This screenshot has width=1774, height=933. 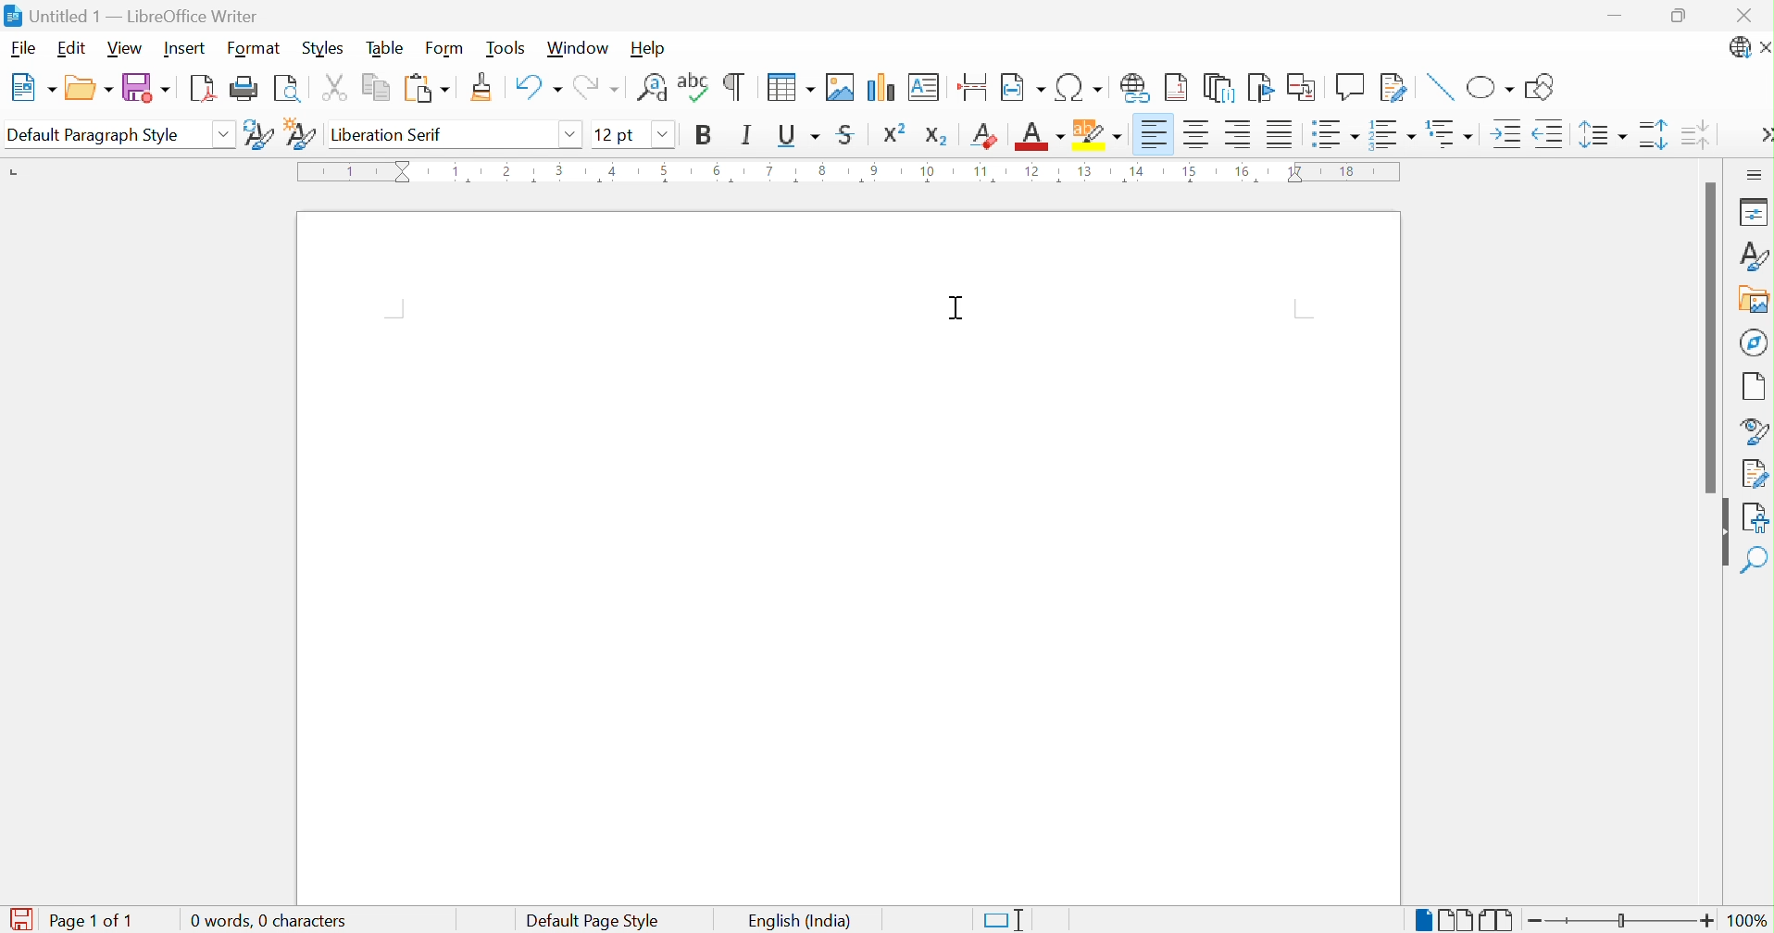 What do you see at coordinates (1682, 14) in the screenshot?
I see `Restore down` at bounding box center [1682, 14].